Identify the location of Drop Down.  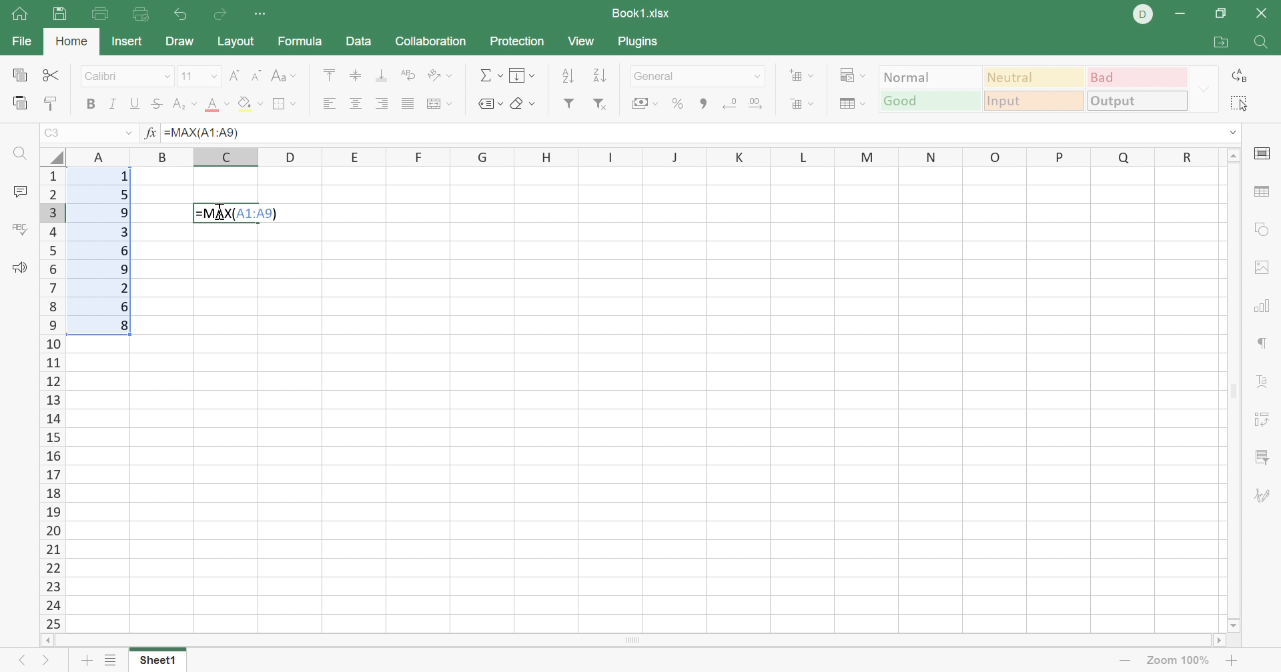
(213, 76).